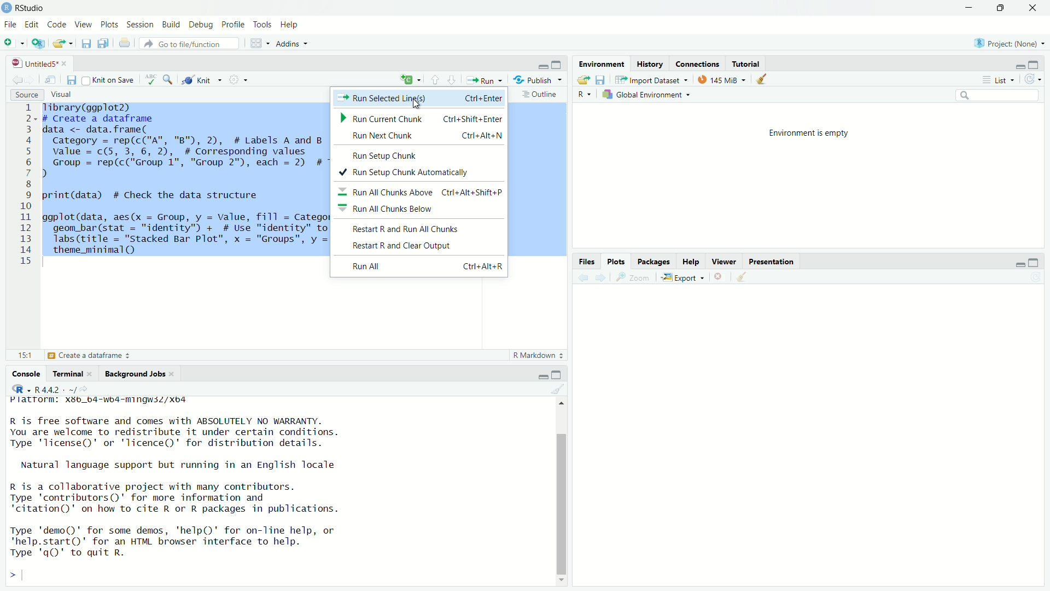 This screenshot has height=591, width=1050. I want to click on kib used by R session (Source: Windows System), so click(722, 79).